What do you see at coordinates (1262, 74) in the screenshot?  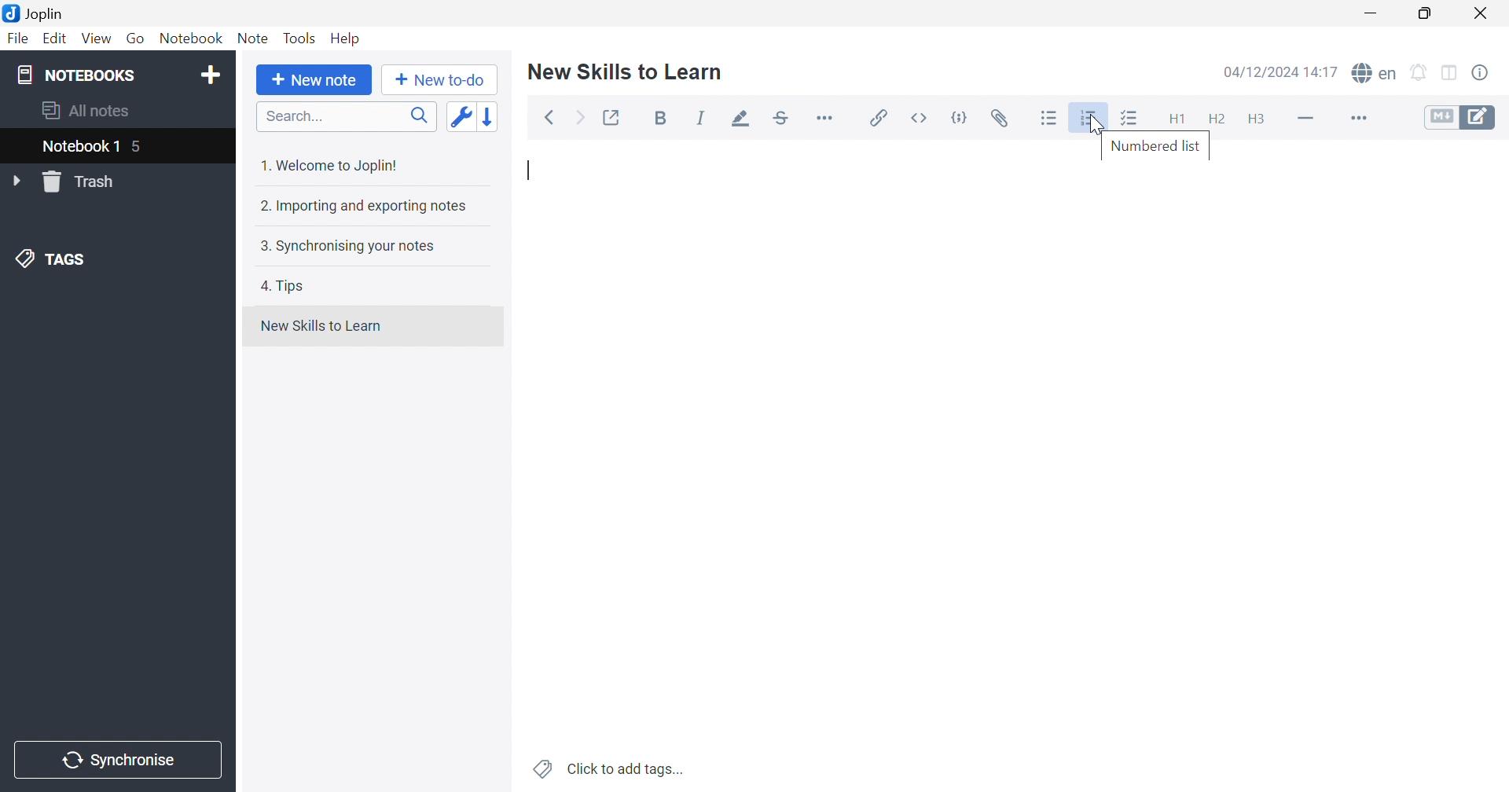 I see `04/12/2024` at bounding box center [1262, 74].